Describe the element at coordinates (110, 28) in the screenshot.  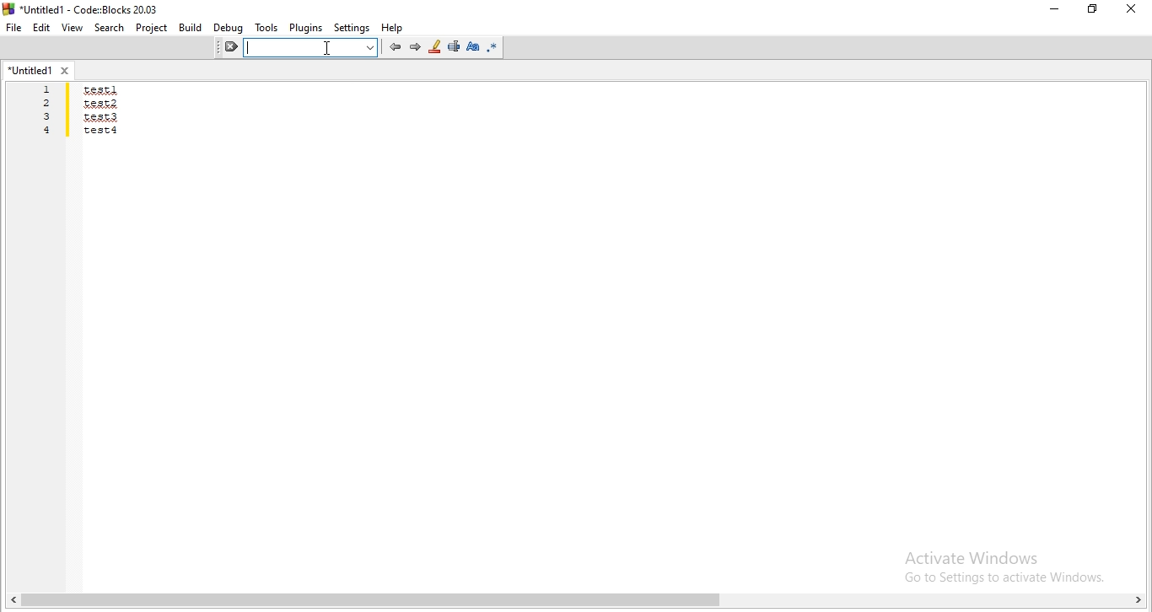
I see `Search` at that location.